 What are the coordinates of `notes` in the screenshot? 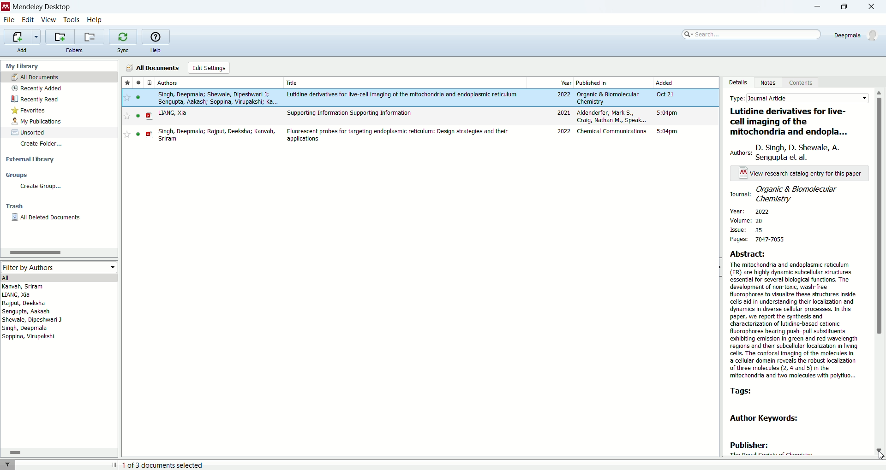 It's located at (770, 82).